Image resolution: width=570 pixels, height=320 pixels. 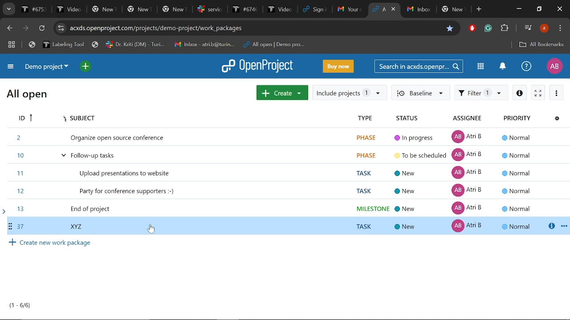 What do you see at coordinates (11, 68) in the screenshot?
I see `Expand project menu` at bounding box center [11, 68].